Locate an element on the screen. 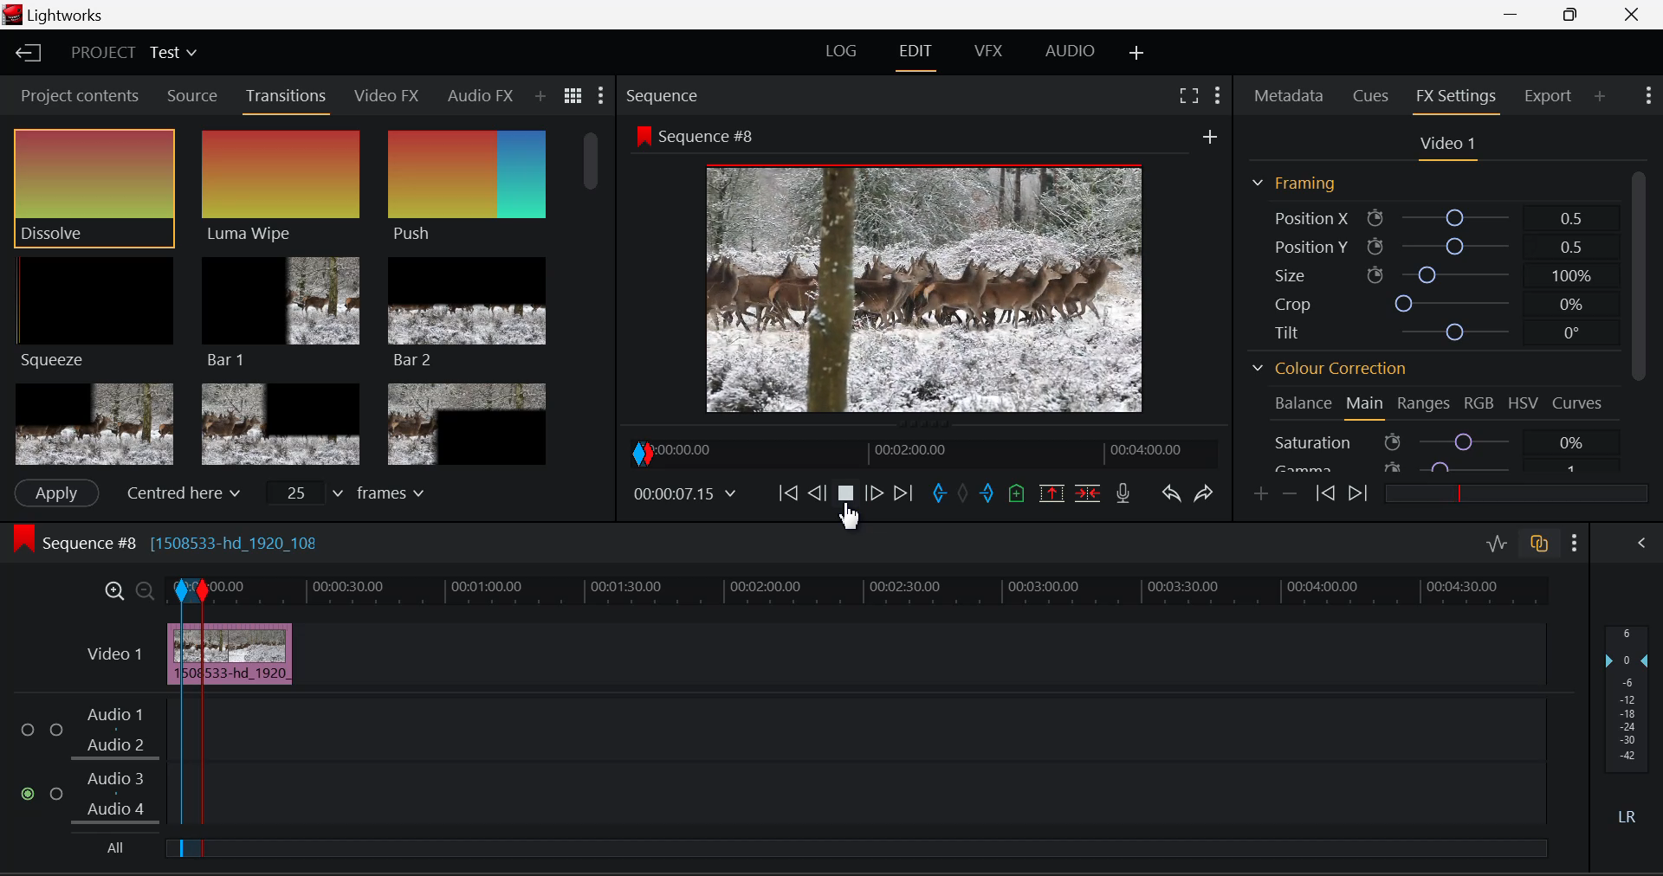 Image resolution: width=1663 pixels, height=876 pixels. Show Settings is located at coordinates (602, 94).